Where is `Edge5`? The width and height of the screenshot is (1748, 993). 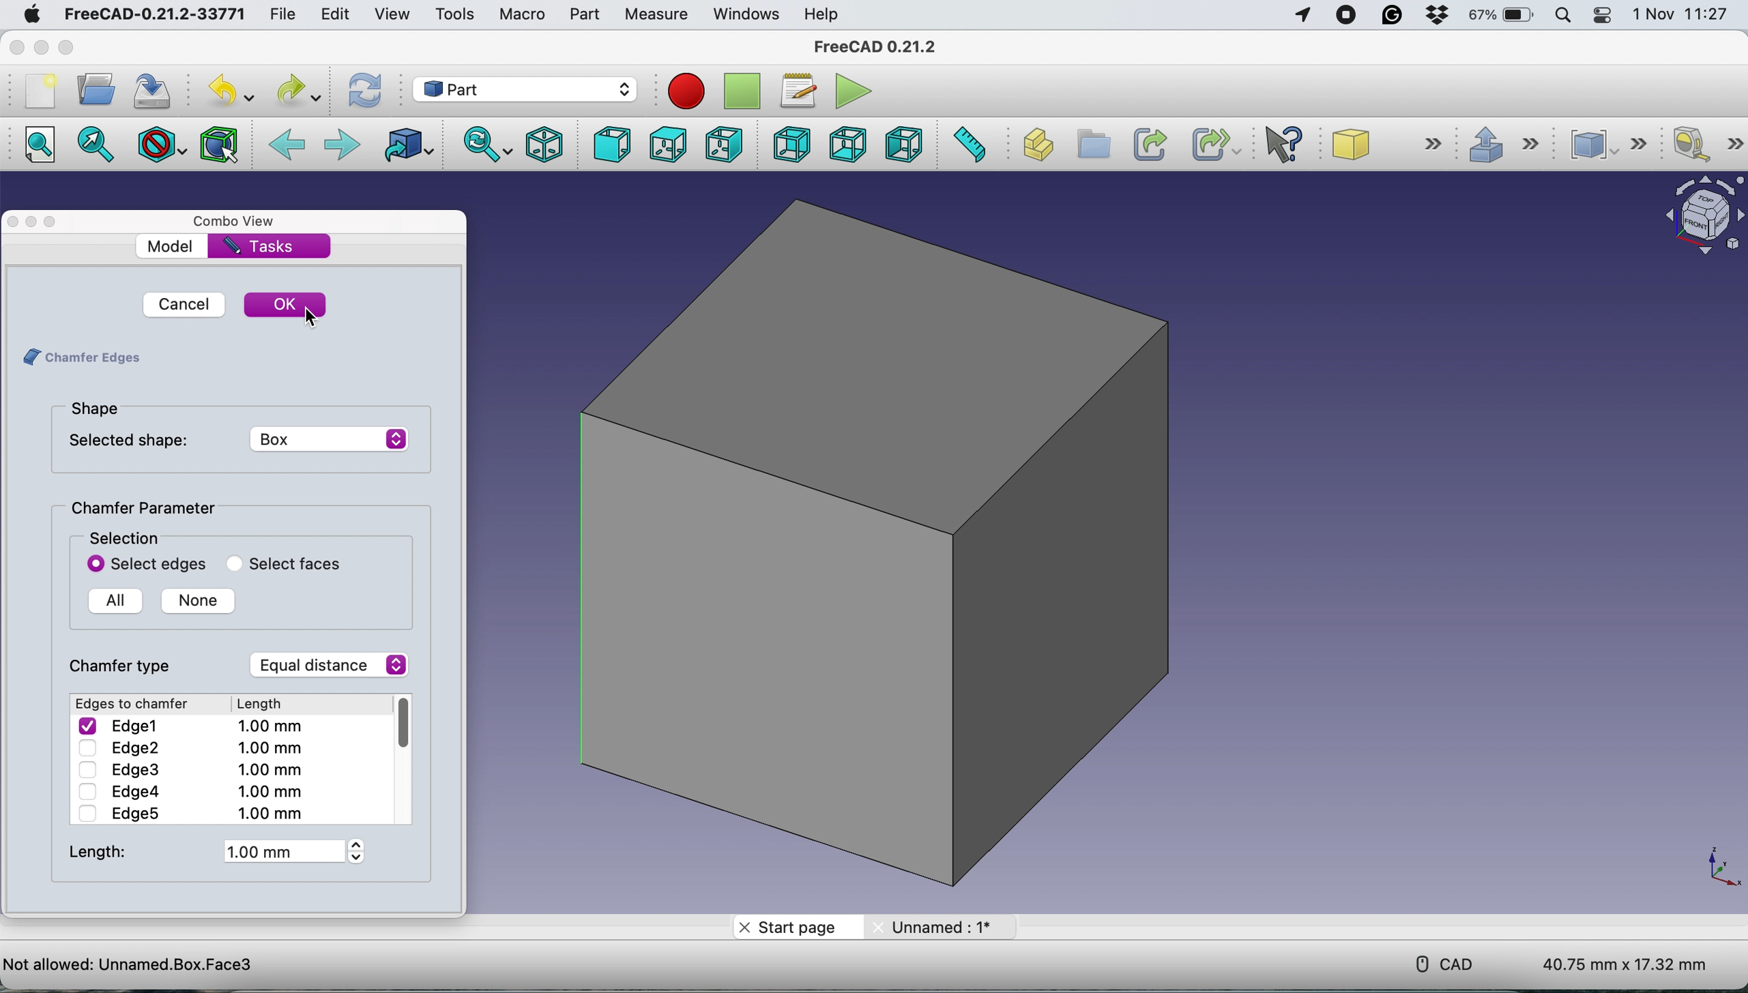 Edge5 is located at coordinates (194, 812).